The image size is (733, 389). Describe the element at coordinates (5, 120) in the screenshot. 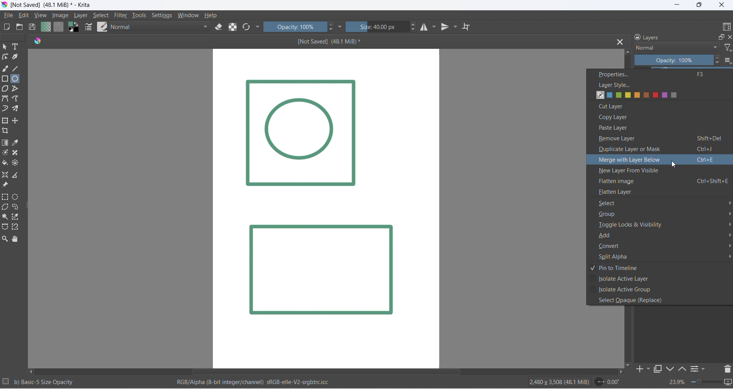

I see `transform layer` at that location.